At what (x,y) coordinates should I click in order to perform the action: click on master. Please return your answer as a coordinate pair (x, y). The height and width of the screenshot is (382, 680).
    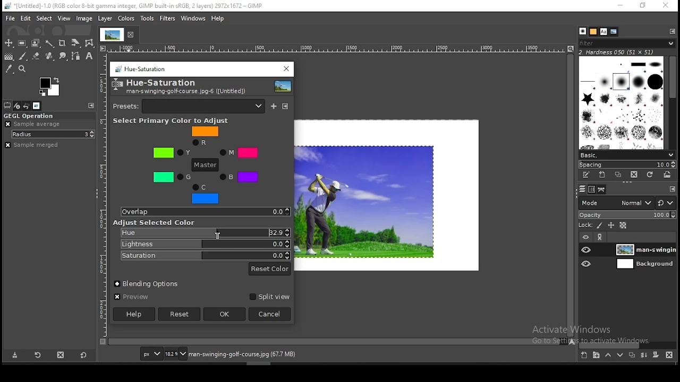
    Looking at the image, I should click on (206, 165).